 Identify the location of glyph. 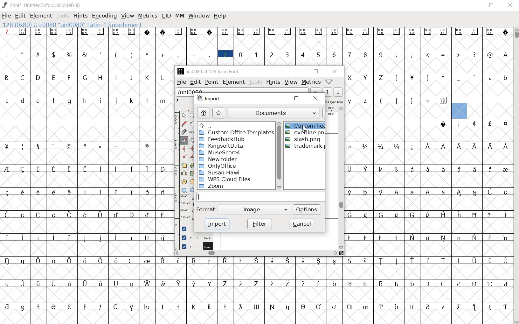
(256, 32).